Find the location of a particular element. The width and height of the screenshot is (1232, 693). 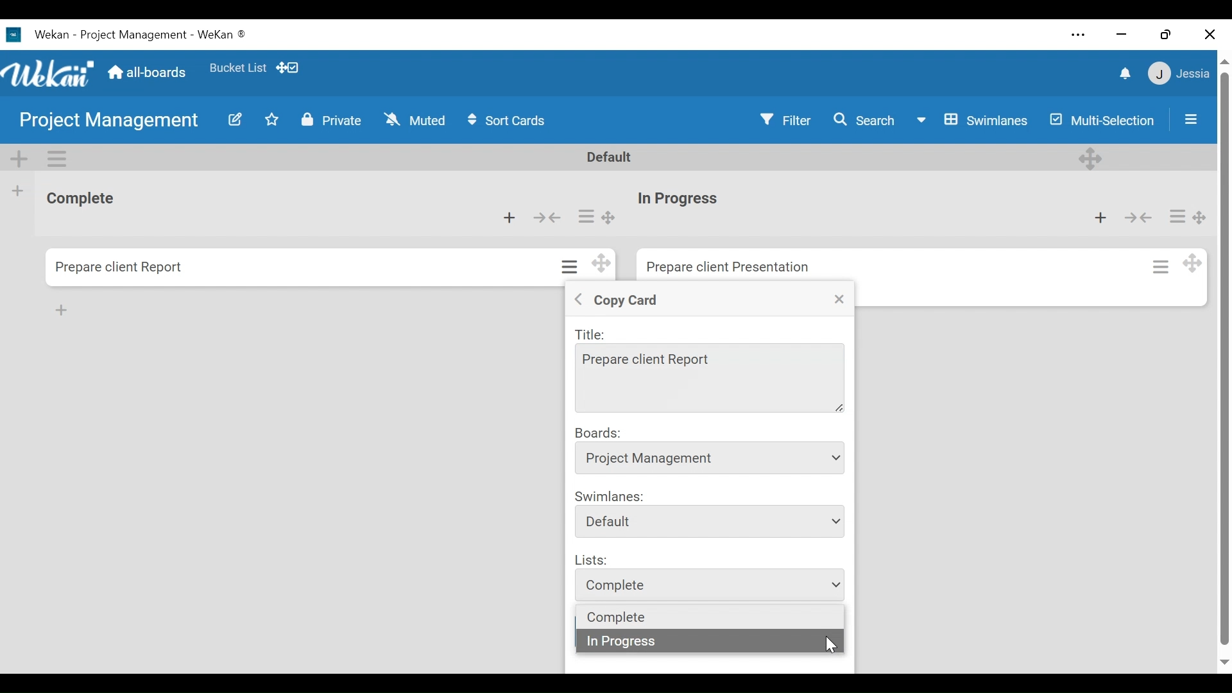

List Title is located at coordinates (86, 200).